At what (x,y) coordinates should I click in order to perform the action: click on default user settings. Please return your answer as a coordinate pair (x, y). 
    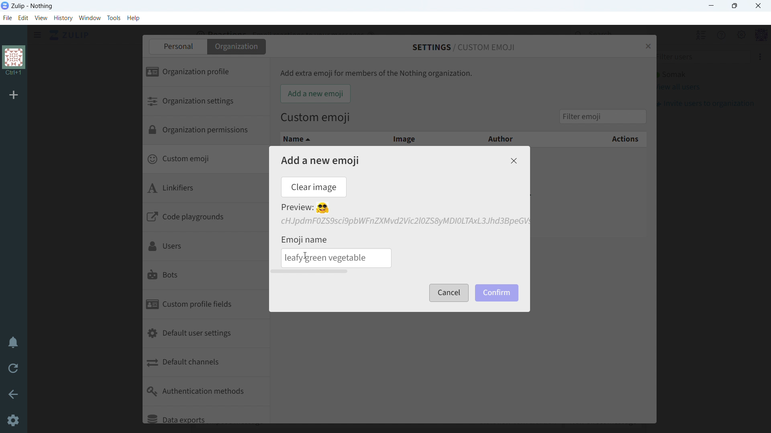
    Looking at the image, I should click on (206, 334).